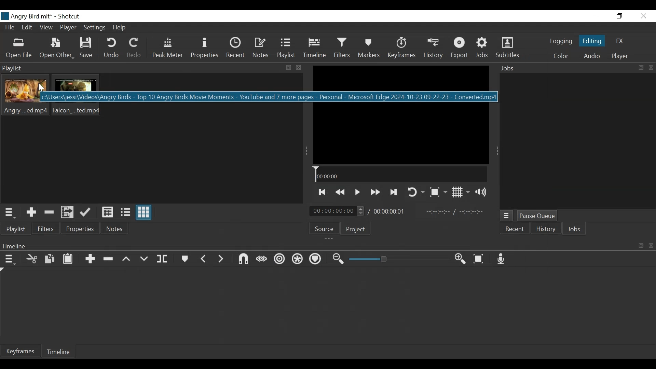 The image size is (656, 369). Describe the element at coordinates (50, 213) in the screenshot. I see `Remove cut` at that location.